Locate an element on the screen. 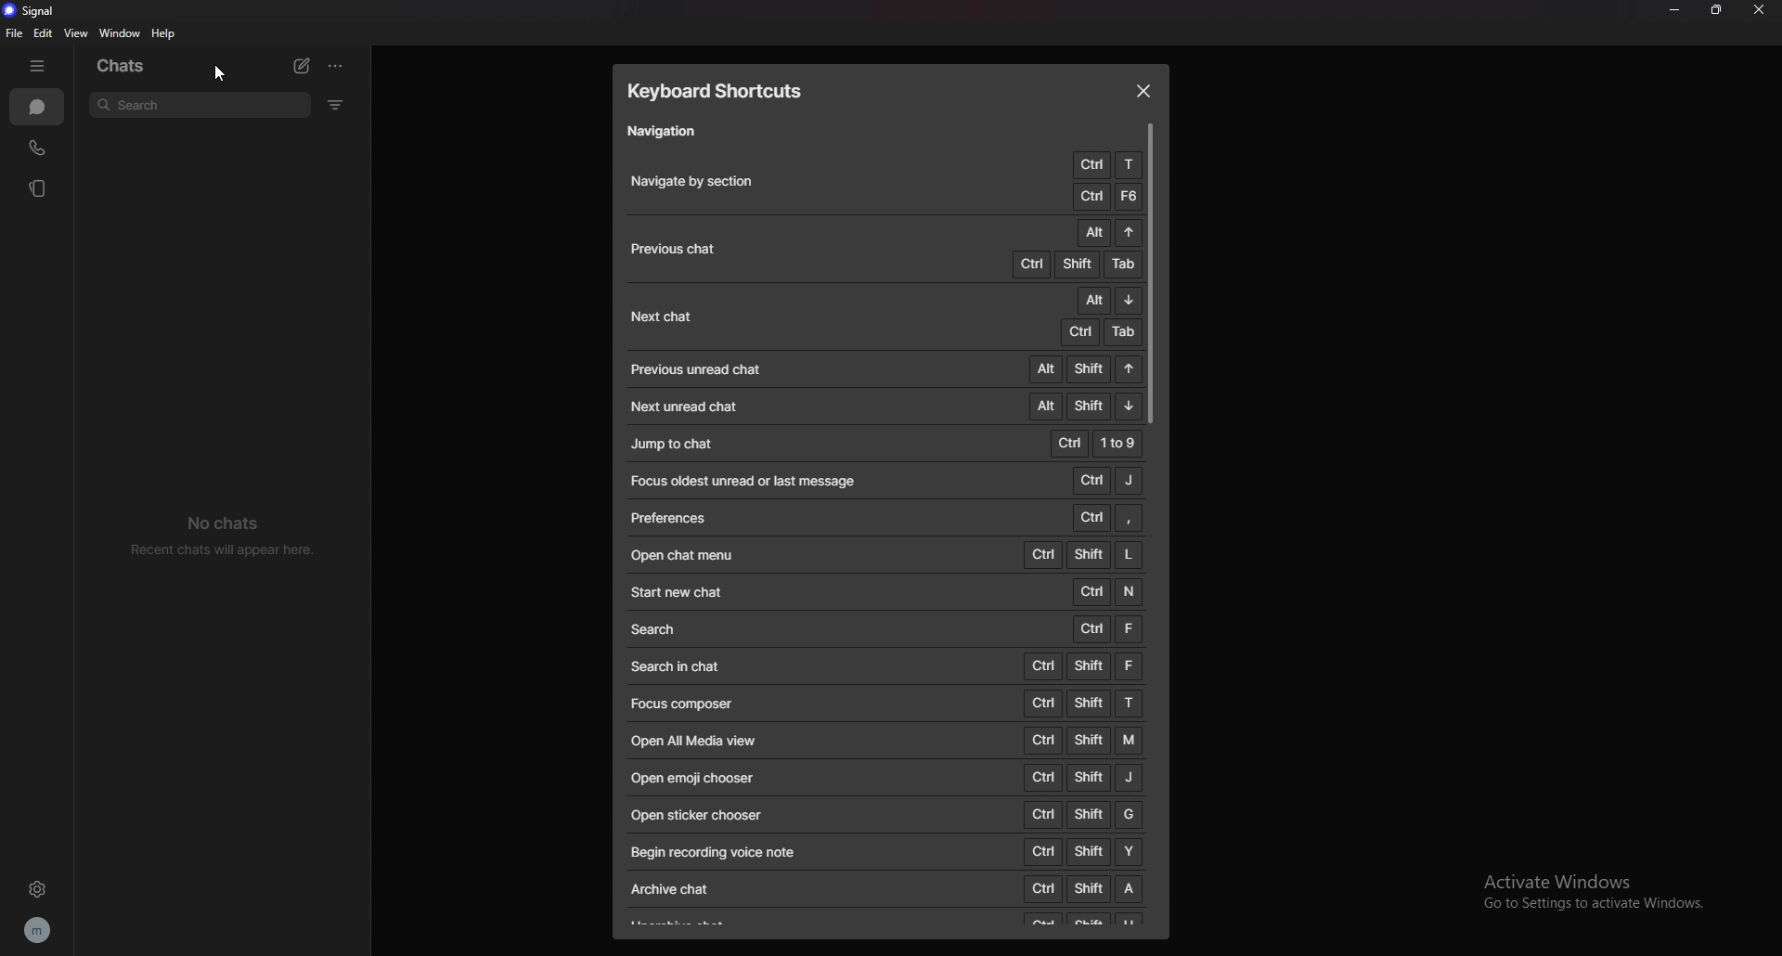  navigation is located at coordinates (670, 133).